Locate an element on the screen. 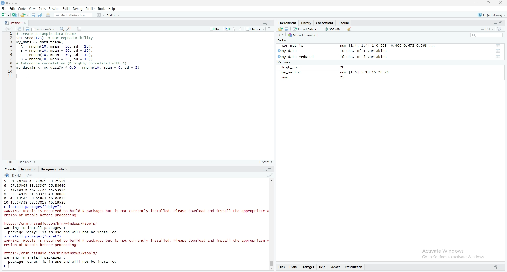 The width and height of the screenshot is (507, 272). add file is located at coordinates (15, 15).